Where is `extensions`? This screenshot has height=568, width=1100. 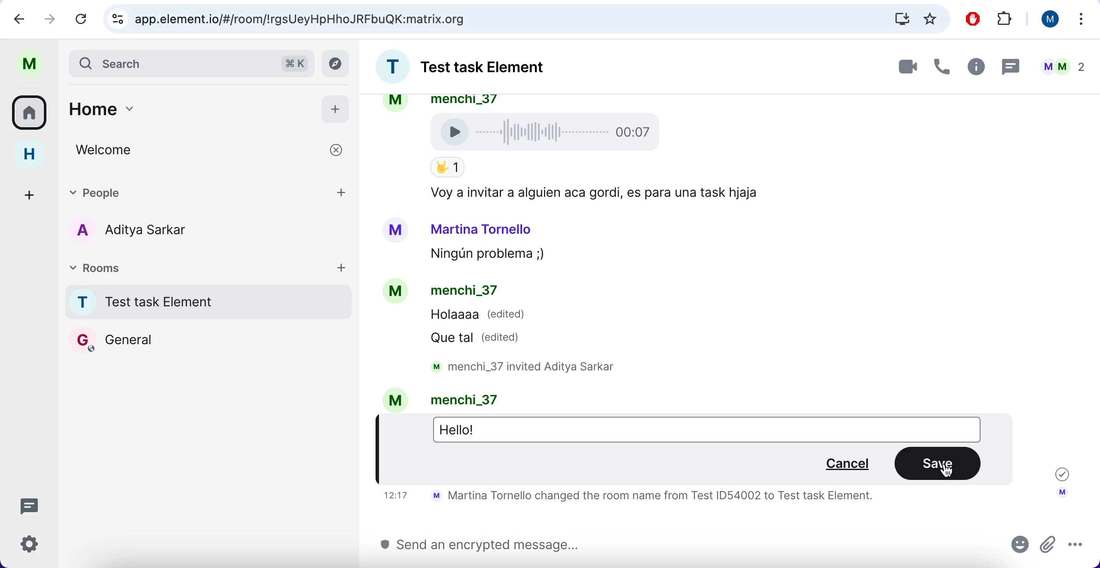 extensions is located at coordinates (1010, 18).